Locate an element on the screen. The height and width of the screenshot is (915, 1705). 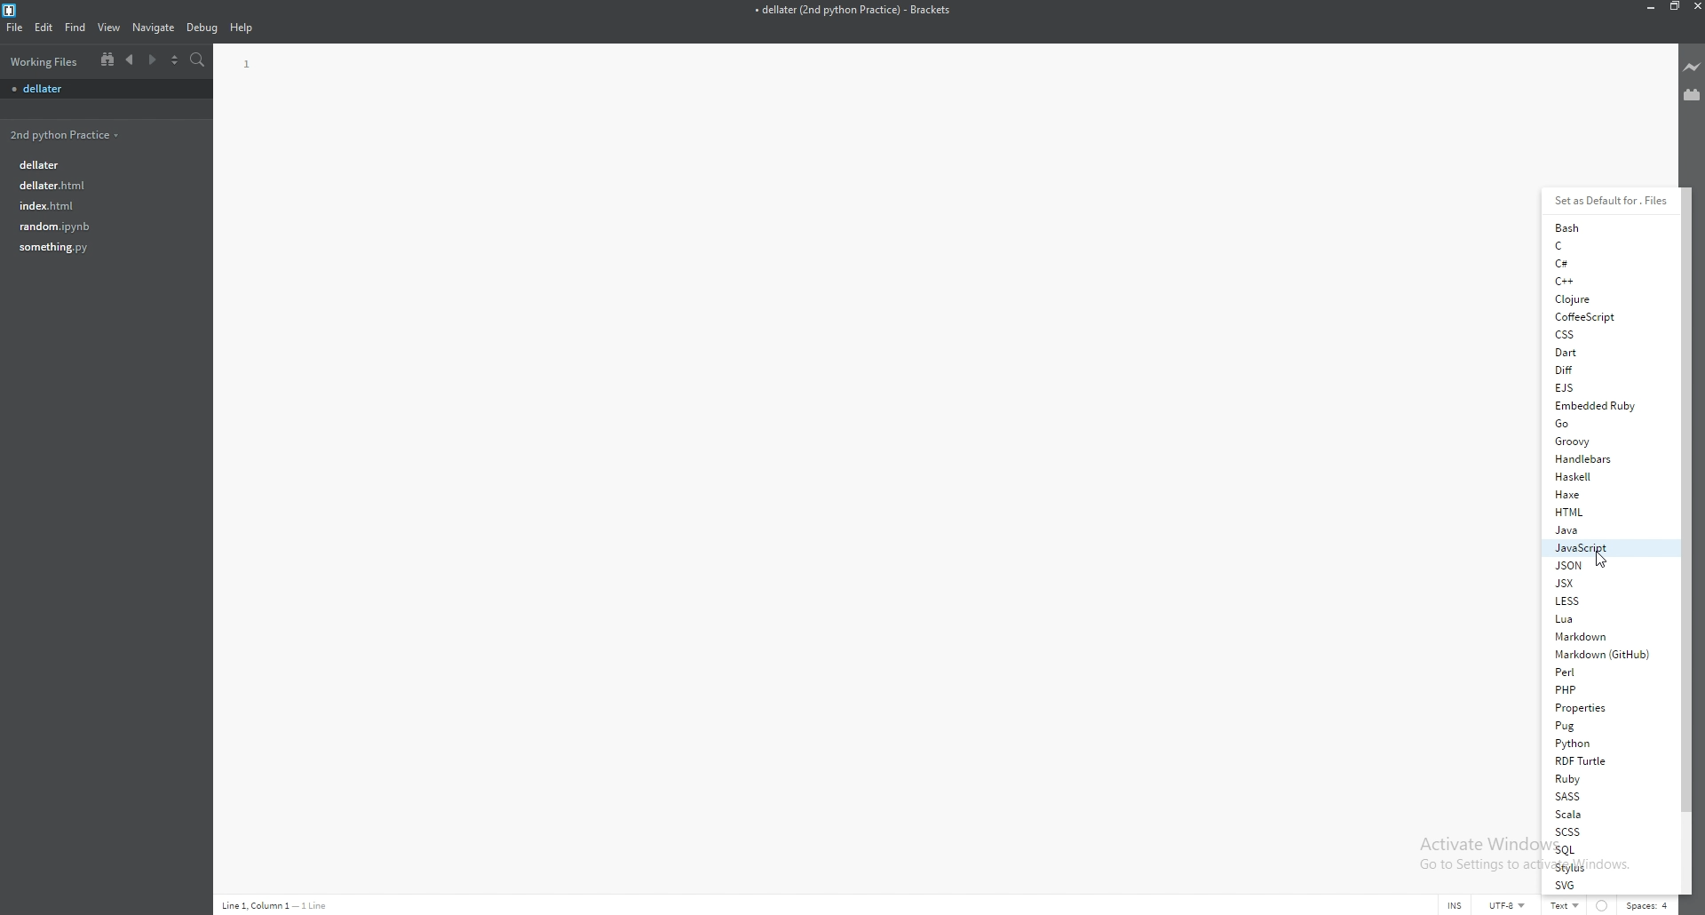
extension manager is located at coordinates (1691, 93).